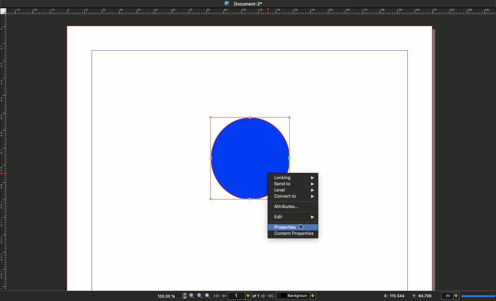 The height and width of the screenshot is (301, 496). Describe the element at coordinates (285, 206) in the screenshot. I see `Attributes` at that location.